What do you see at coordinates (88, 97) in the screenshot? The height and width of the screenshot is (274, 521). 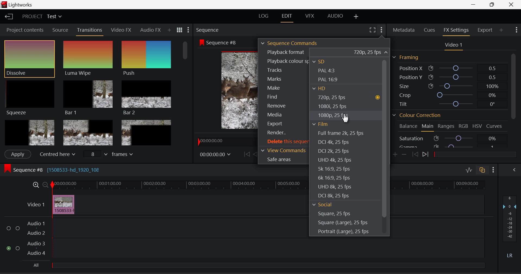 I see `Bar 1` at bounding box center [88, 97].